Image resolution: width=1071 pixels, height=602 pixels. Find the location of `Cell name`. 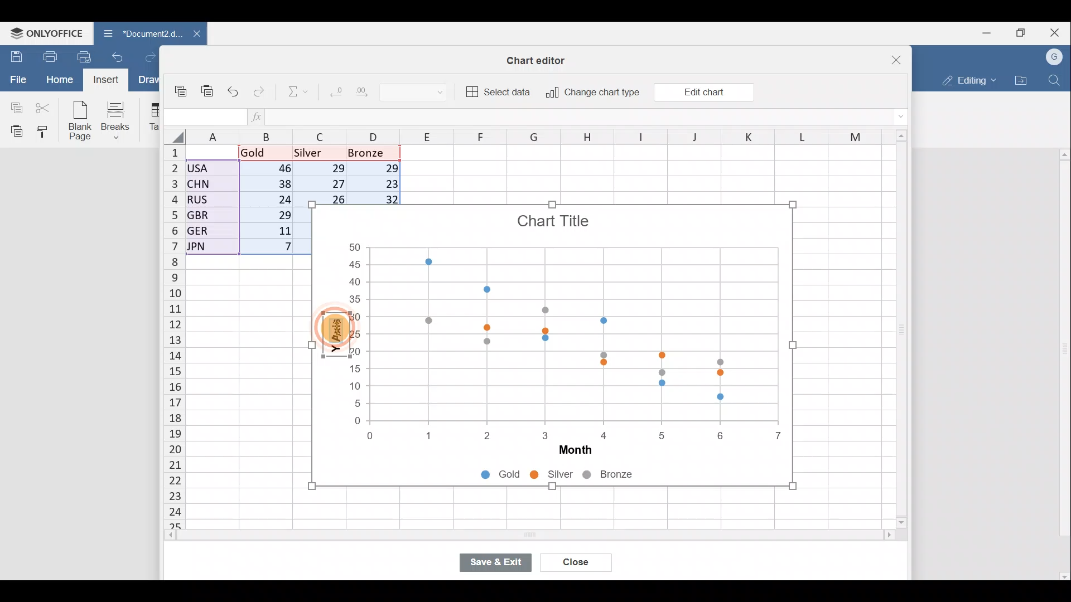

Cell name is located at coordinates (205, 114).